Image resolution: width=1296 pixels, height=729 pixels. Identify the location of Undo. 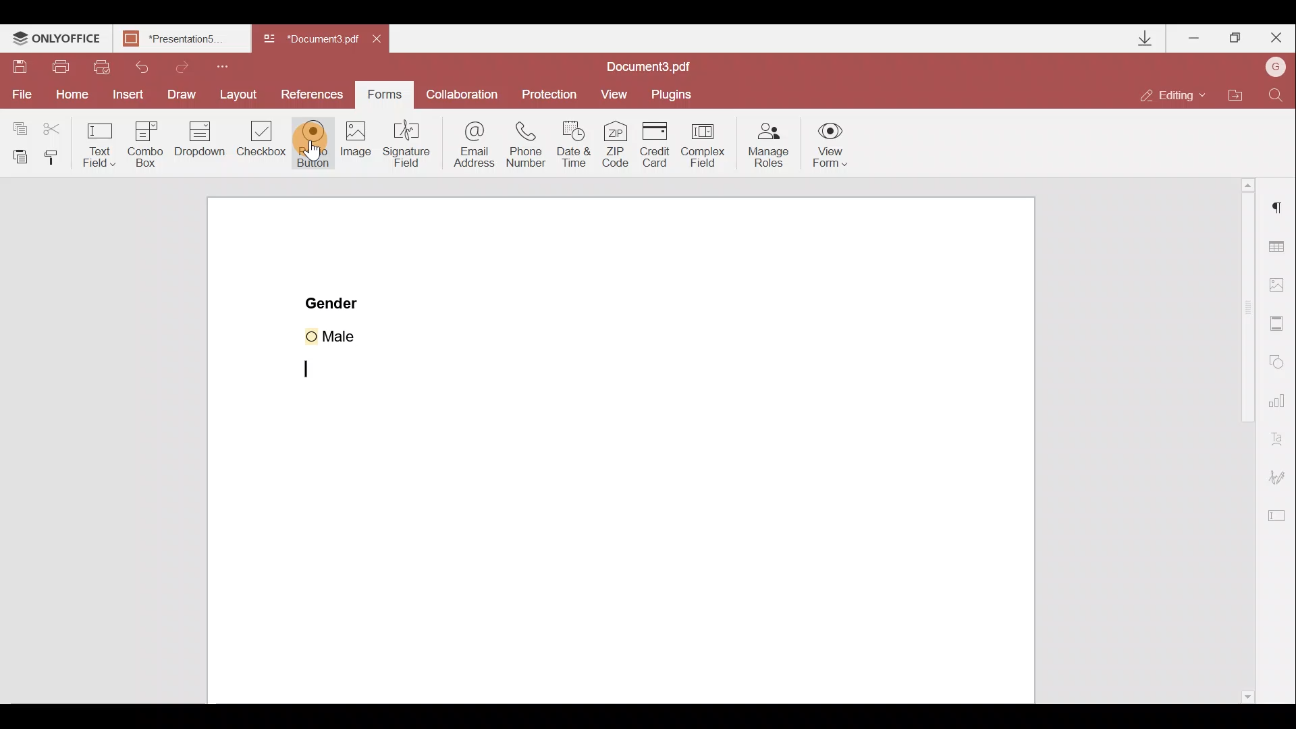
(148, 65).